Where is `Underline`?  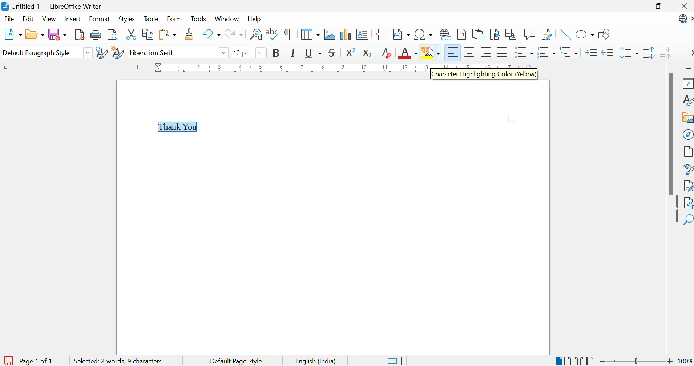 Underline is located at coordinates (314, 53).